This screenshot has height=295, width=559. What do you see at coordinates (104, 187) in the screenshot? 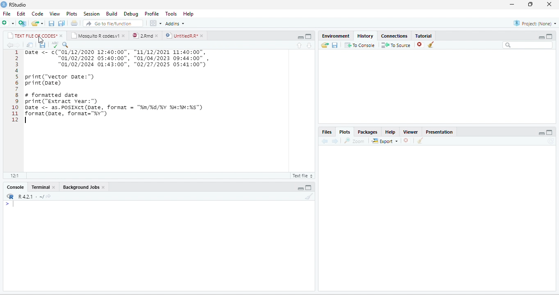
I see `close` at bounding box center [104, 187].